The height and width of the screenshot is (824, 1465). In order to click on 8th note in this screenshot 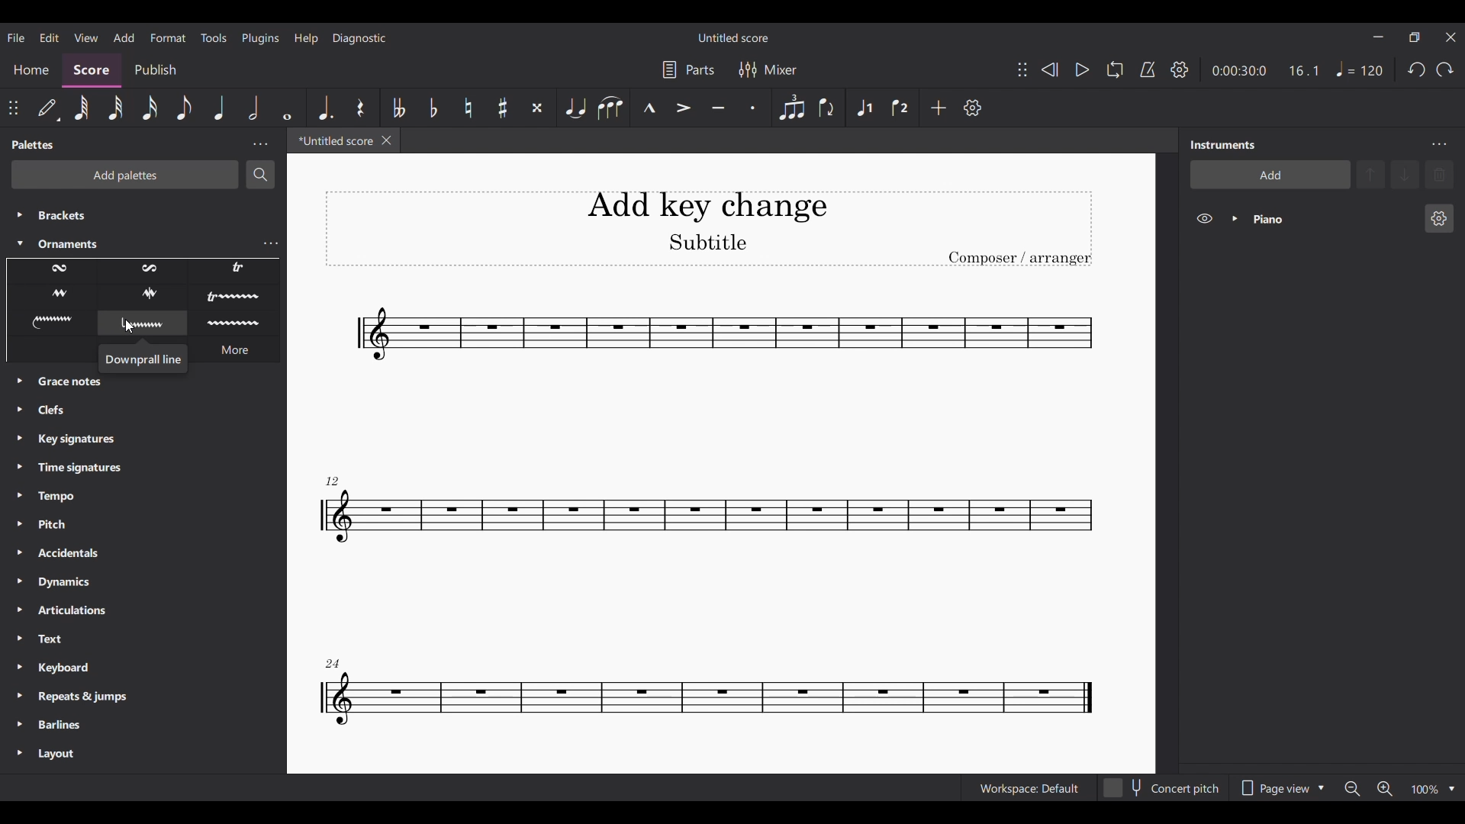, I will do `click(184, 108)`.